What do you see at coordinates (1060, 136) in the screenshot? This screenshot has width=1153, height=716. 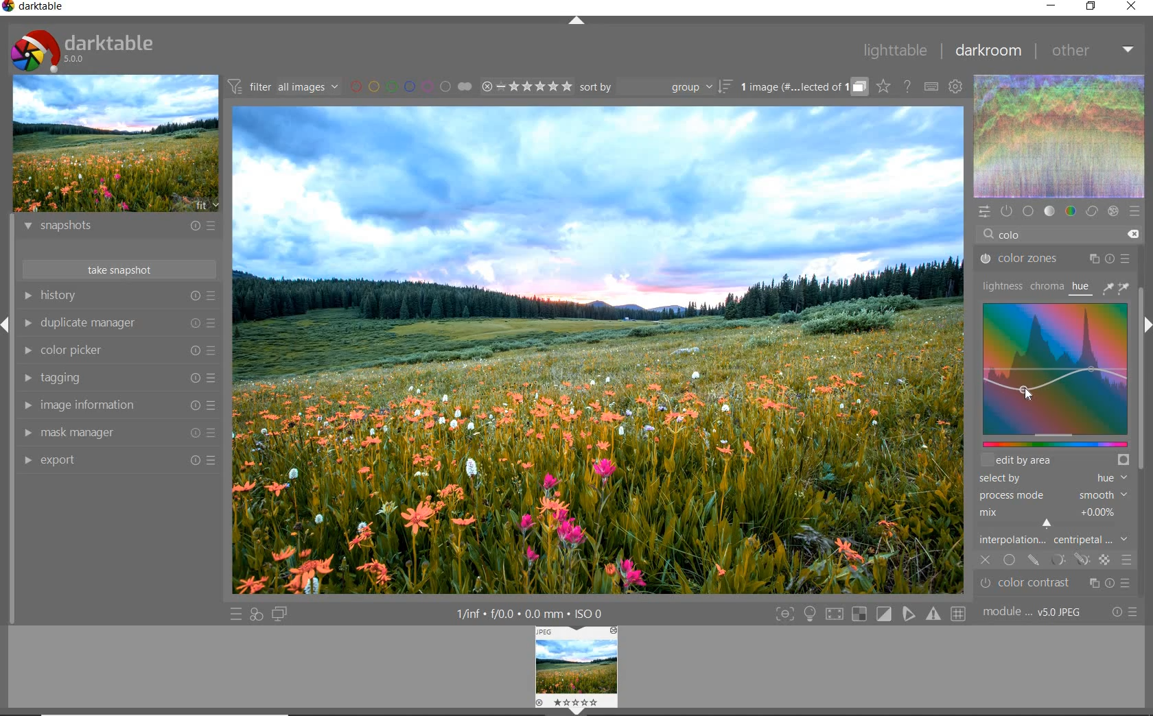 I see `waveform` at bounding box center [1060, 136].